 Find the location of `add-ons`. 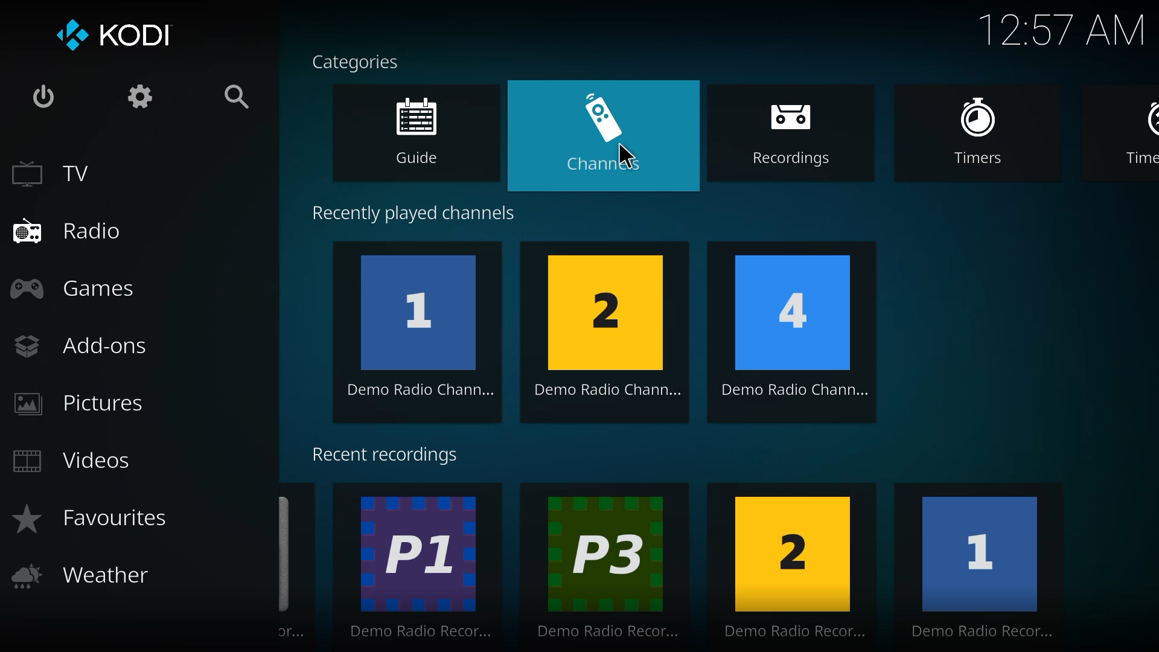

add-ons is located at coordinates (84, 348).